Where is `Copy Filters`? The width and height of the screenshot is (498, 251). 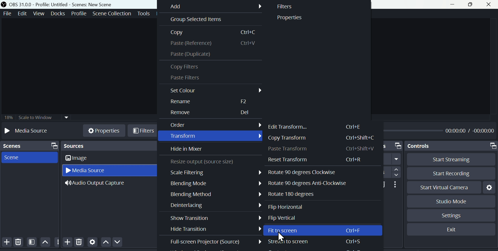 Copy Filters is located at coordinates (188, 67).